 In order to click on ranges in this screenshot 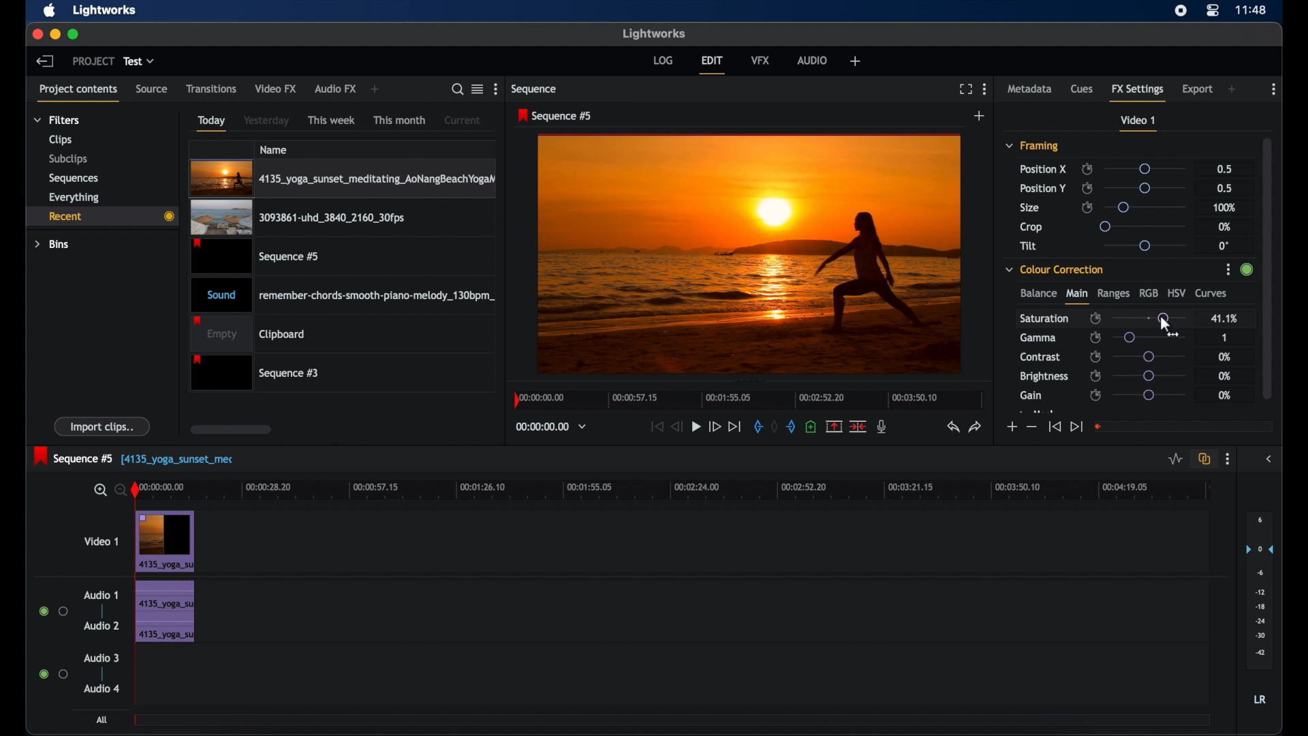, I will do `click(1113, 294)`.